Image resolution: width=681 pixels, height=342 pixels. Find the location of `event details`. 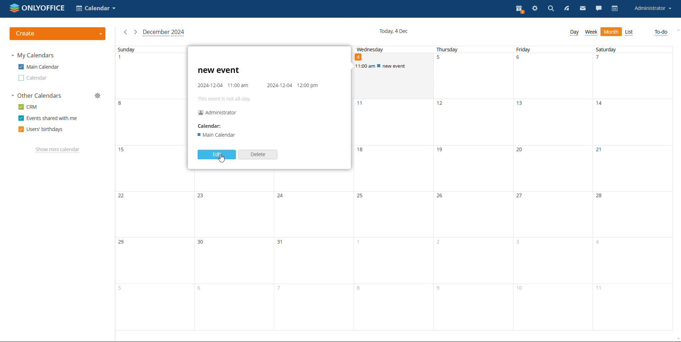

event details is located at coordinates (262, 85).